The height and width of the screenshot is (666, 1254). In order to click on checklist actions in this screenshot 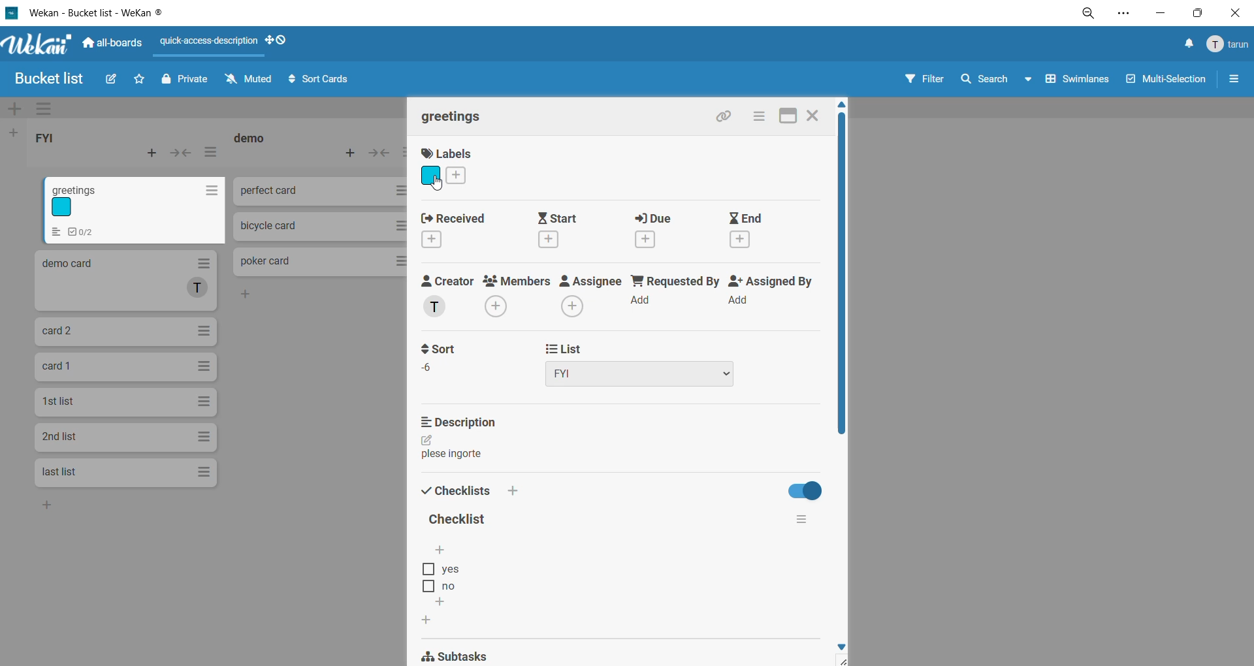, I will do `click(802, 520)`.